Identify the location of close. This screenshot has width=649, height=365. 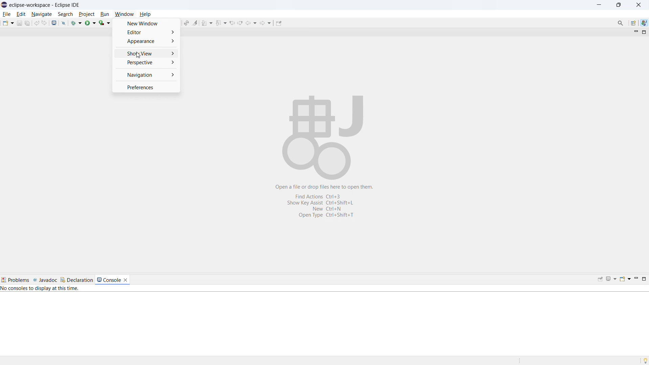
(639, 4).